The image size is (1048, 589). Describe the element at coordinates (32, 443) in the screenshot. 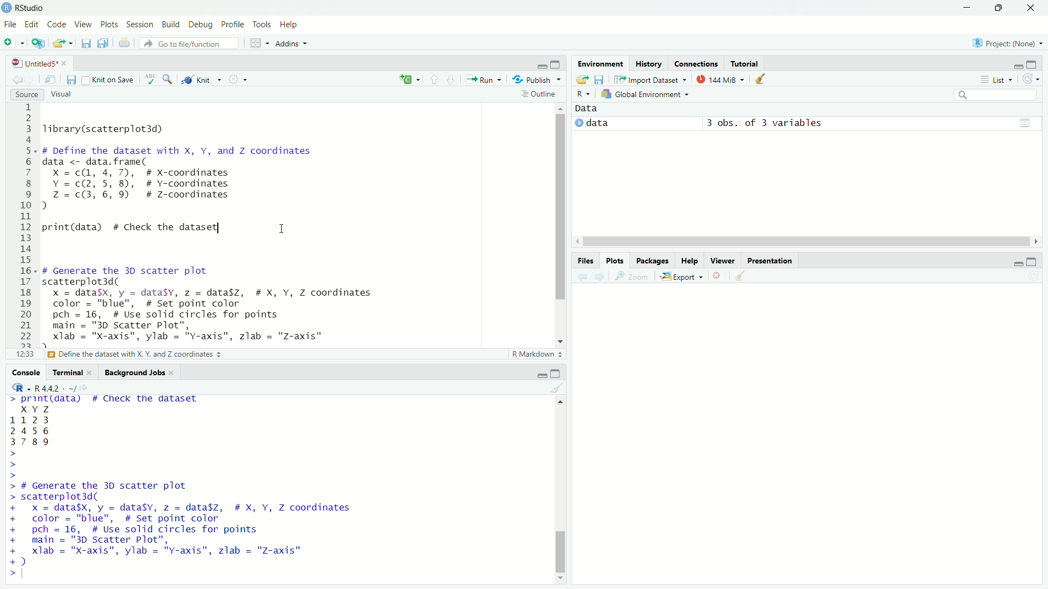

I see `3789` at that location.